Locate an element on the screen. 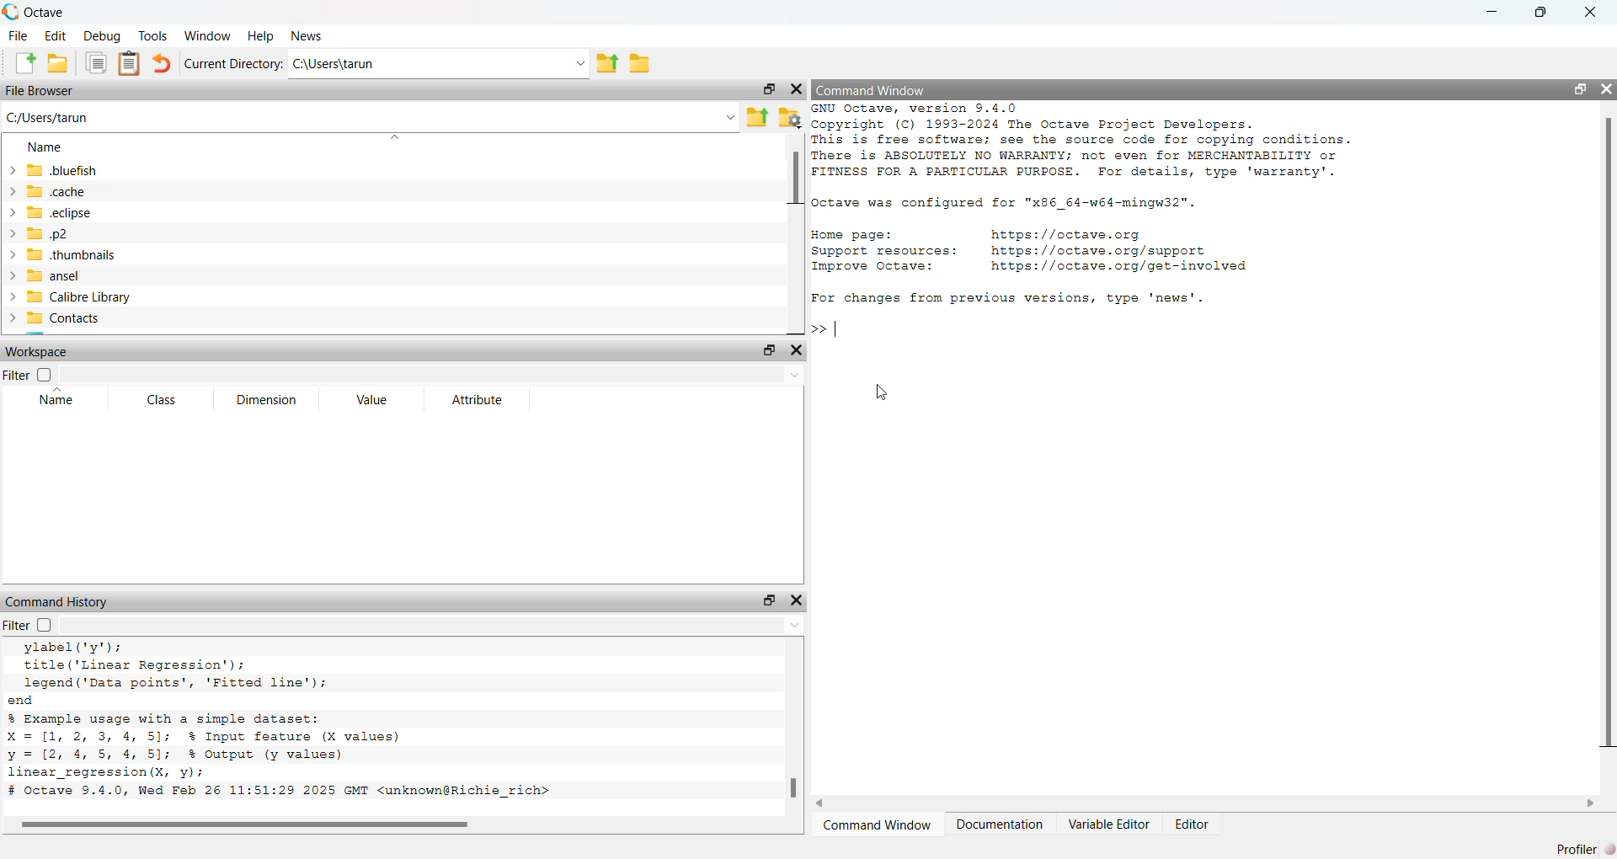 The image size is (1617, 859). filter is located at coordinates (25, 375).